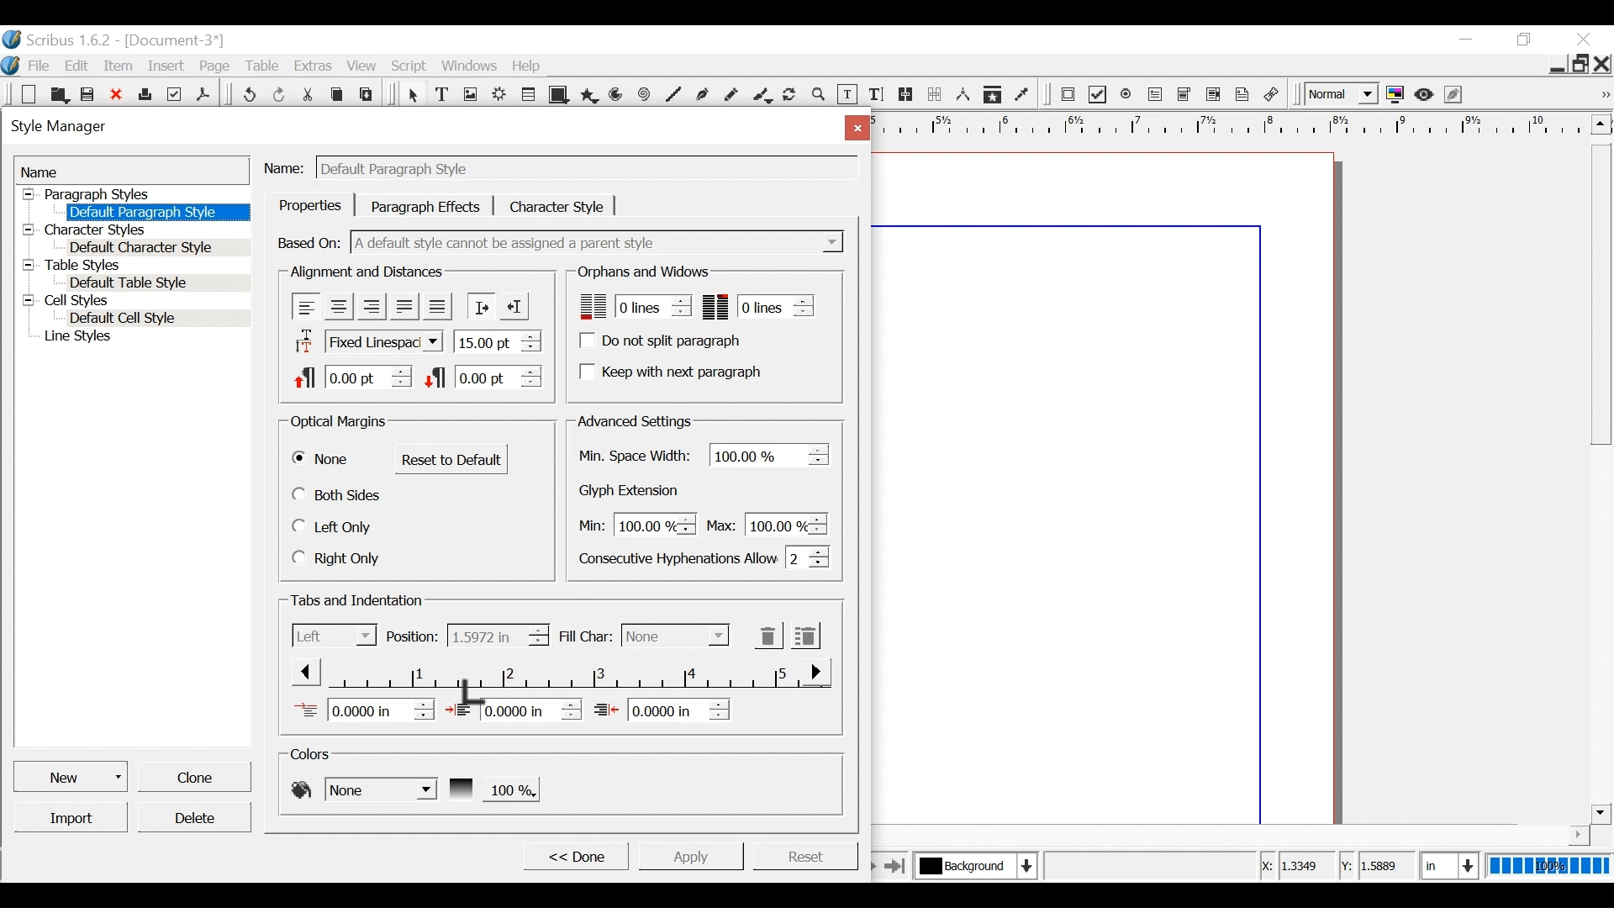 This screenshot has height=908, width=1614. I want to click on Zoom, so click(819, 97).